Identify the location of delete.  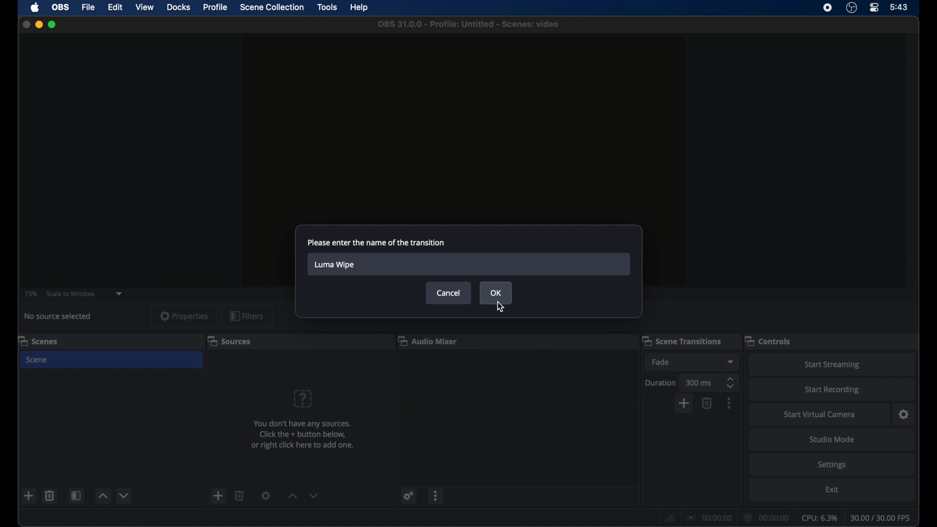
(50, 496).